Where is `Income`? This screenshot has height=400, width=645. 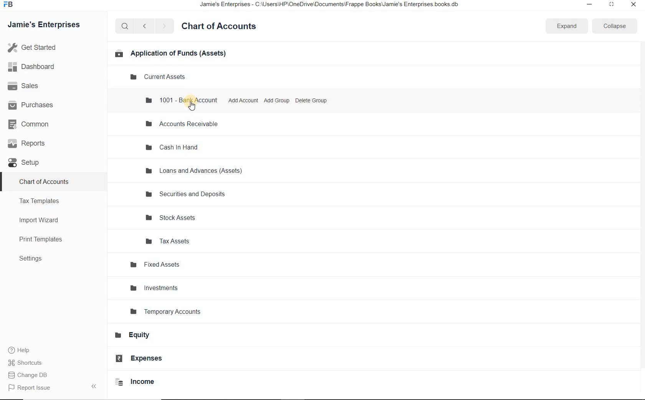
Income is located at coordinates (138, 382).